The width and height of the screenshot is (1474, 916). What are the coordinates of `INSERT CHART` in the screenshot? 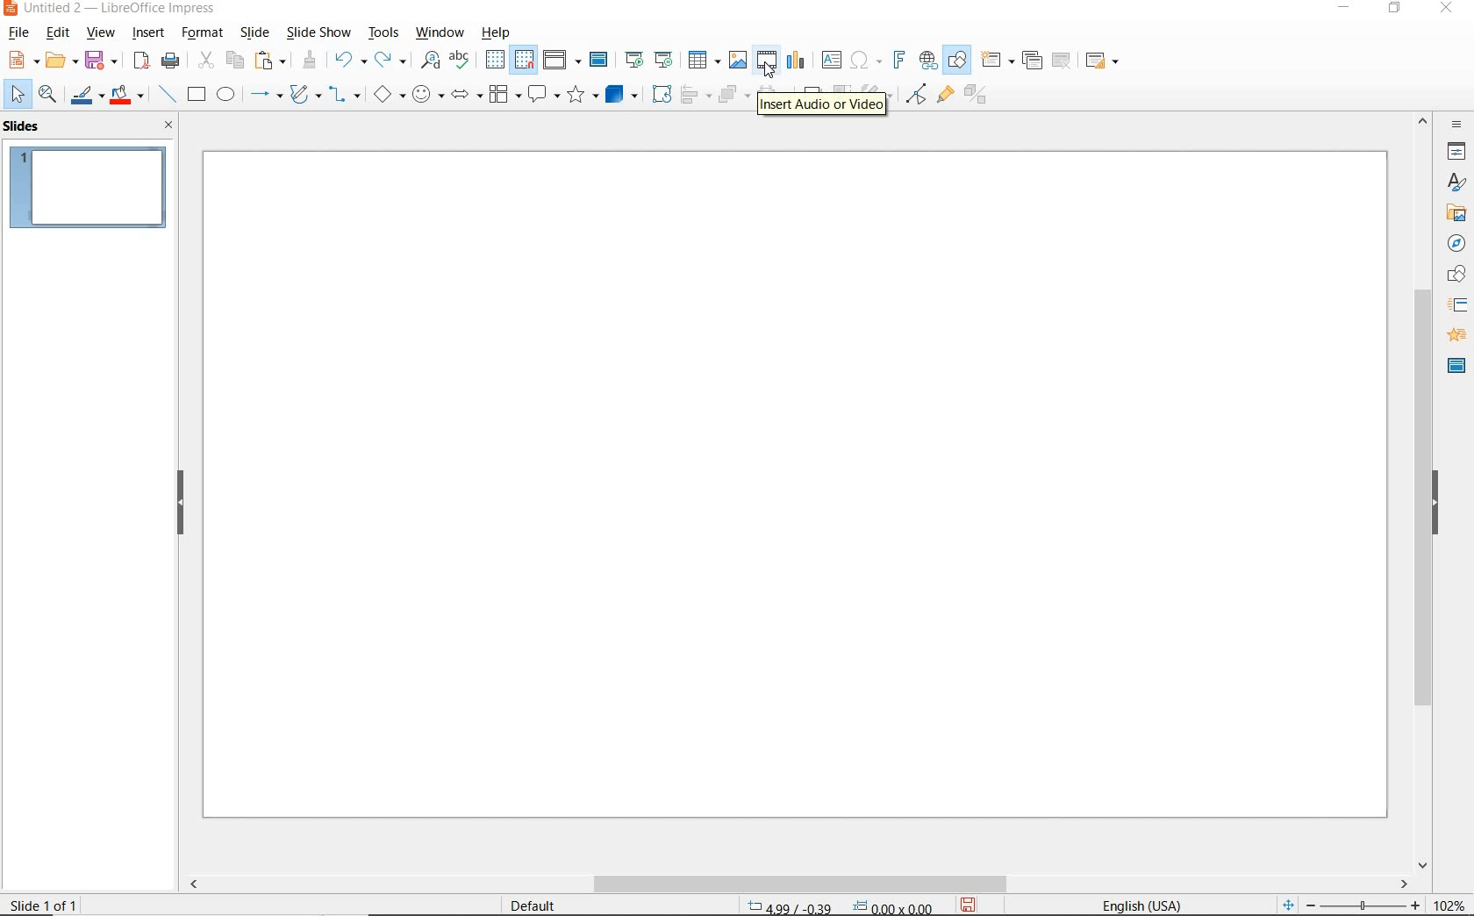 It's located at (798, 61).